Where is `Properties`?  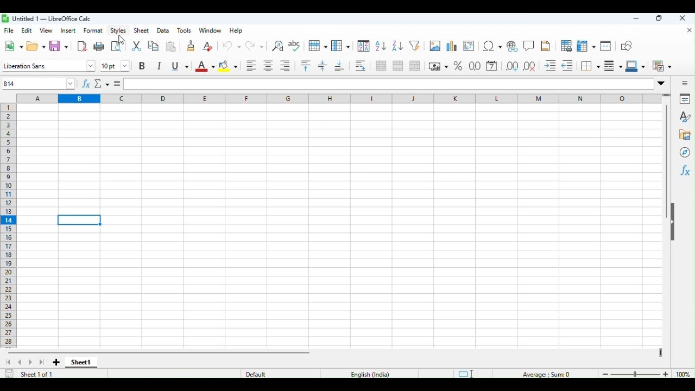 Properties is located at coordinates (687, 99).